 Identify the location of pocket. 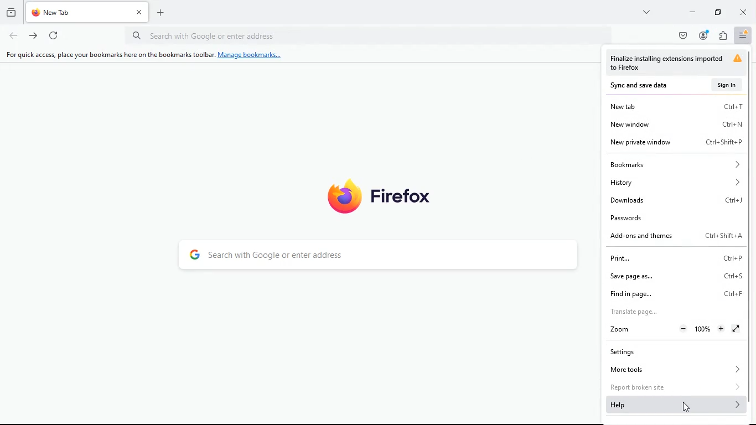
(683, 35).